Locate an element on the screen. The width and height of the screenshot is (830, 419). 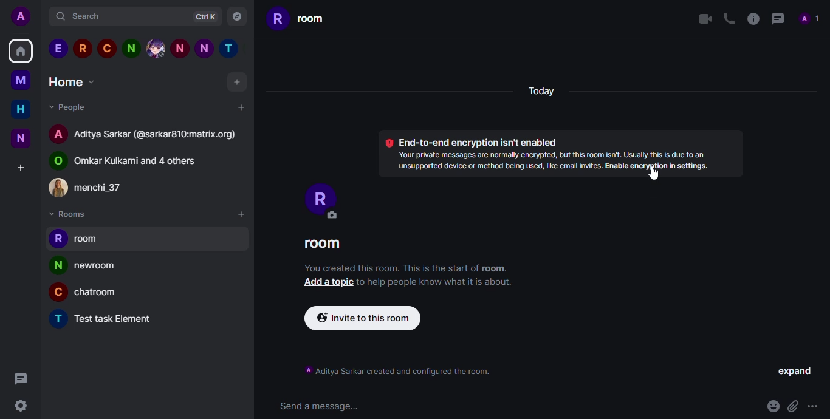
profile is located at coordinates (56, 294).